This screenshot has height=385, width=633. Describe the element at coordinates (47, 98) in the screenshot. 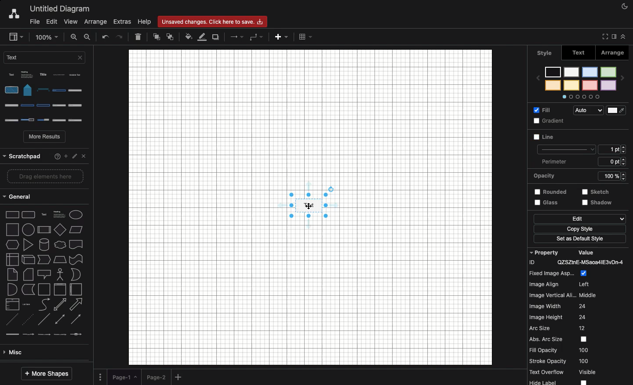

I see `Options` at that location.